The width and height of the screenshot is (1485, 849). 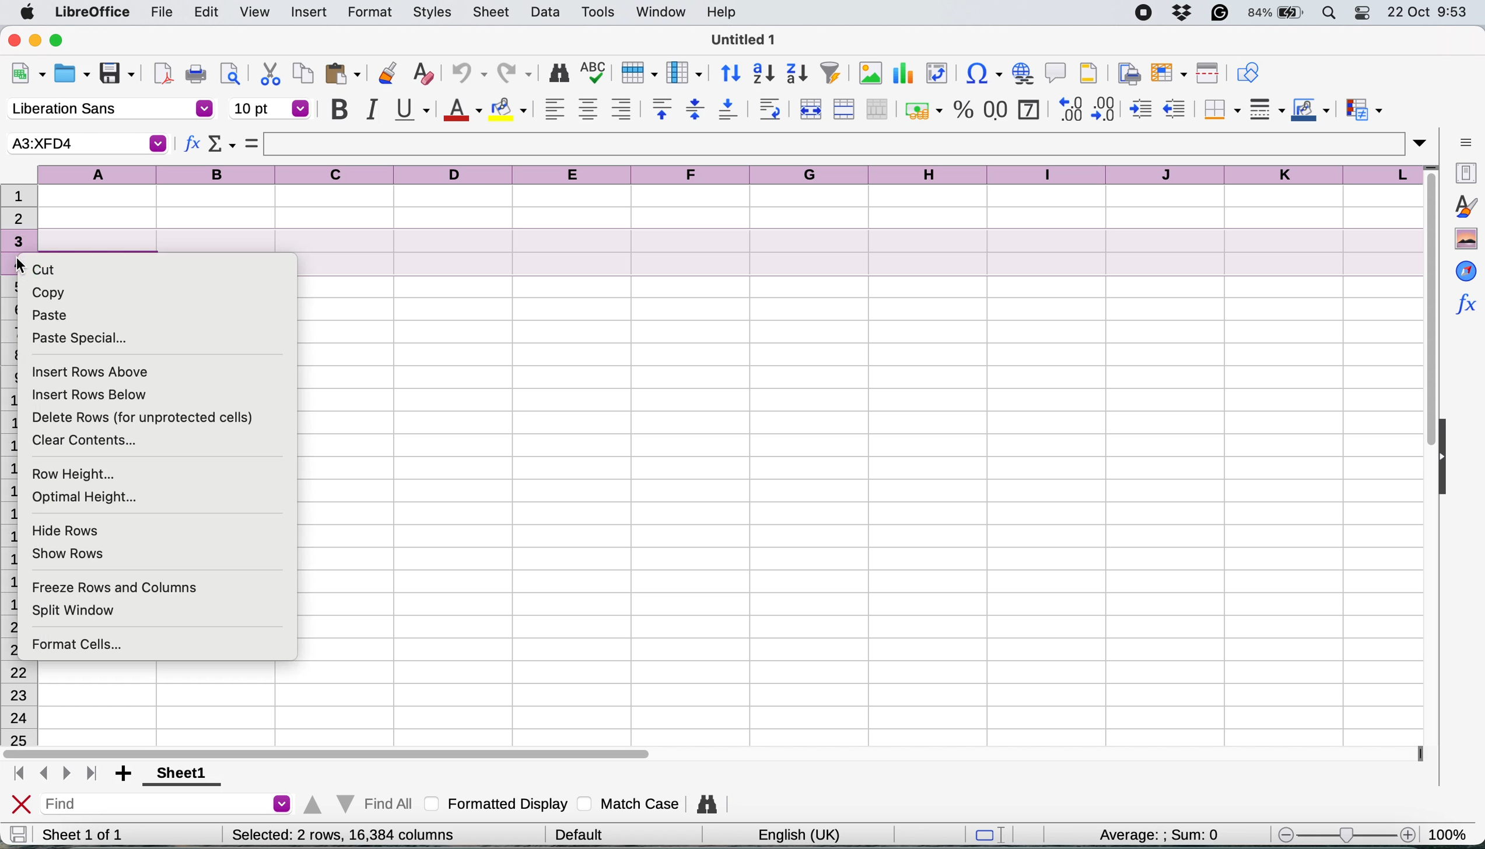 I want to click on tools, so click(x=602, y=12).